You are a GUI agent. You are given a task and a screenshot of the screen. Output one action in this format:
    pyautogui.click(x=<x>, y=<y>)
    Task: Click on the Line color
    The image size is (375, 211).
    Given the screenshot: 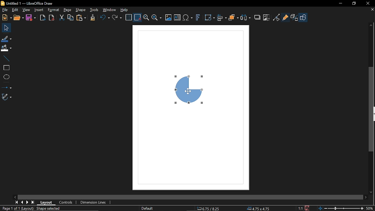 What is the action you would take?
    pyautogui.click(x=6, y=38)
    